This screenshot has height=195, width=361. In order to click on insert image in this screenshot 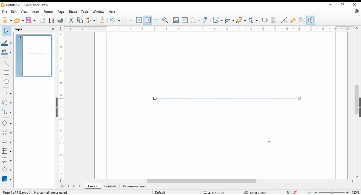, I will do `click(176, 20)`.